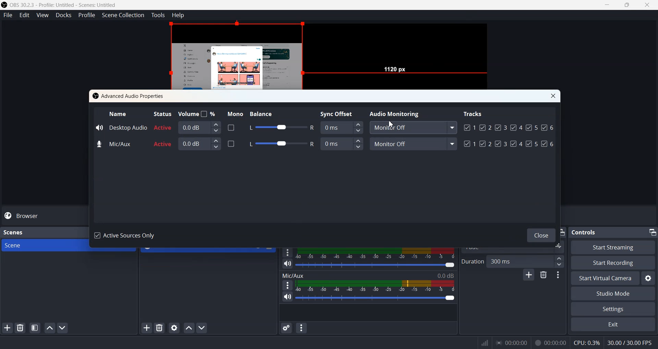 This screenshot has width=658, height=349. I want to click on Open source properties, so click(175, 327).